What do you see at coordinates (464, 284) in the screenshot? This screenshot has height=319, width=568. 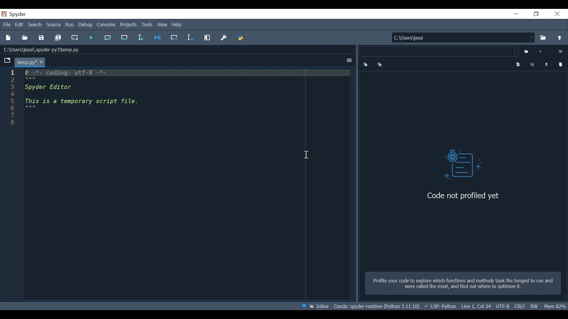 I see `Profile your code which functions and methods took te longest to run and were called te most, and find wat to optimize it` at bounding box center [464, 284].